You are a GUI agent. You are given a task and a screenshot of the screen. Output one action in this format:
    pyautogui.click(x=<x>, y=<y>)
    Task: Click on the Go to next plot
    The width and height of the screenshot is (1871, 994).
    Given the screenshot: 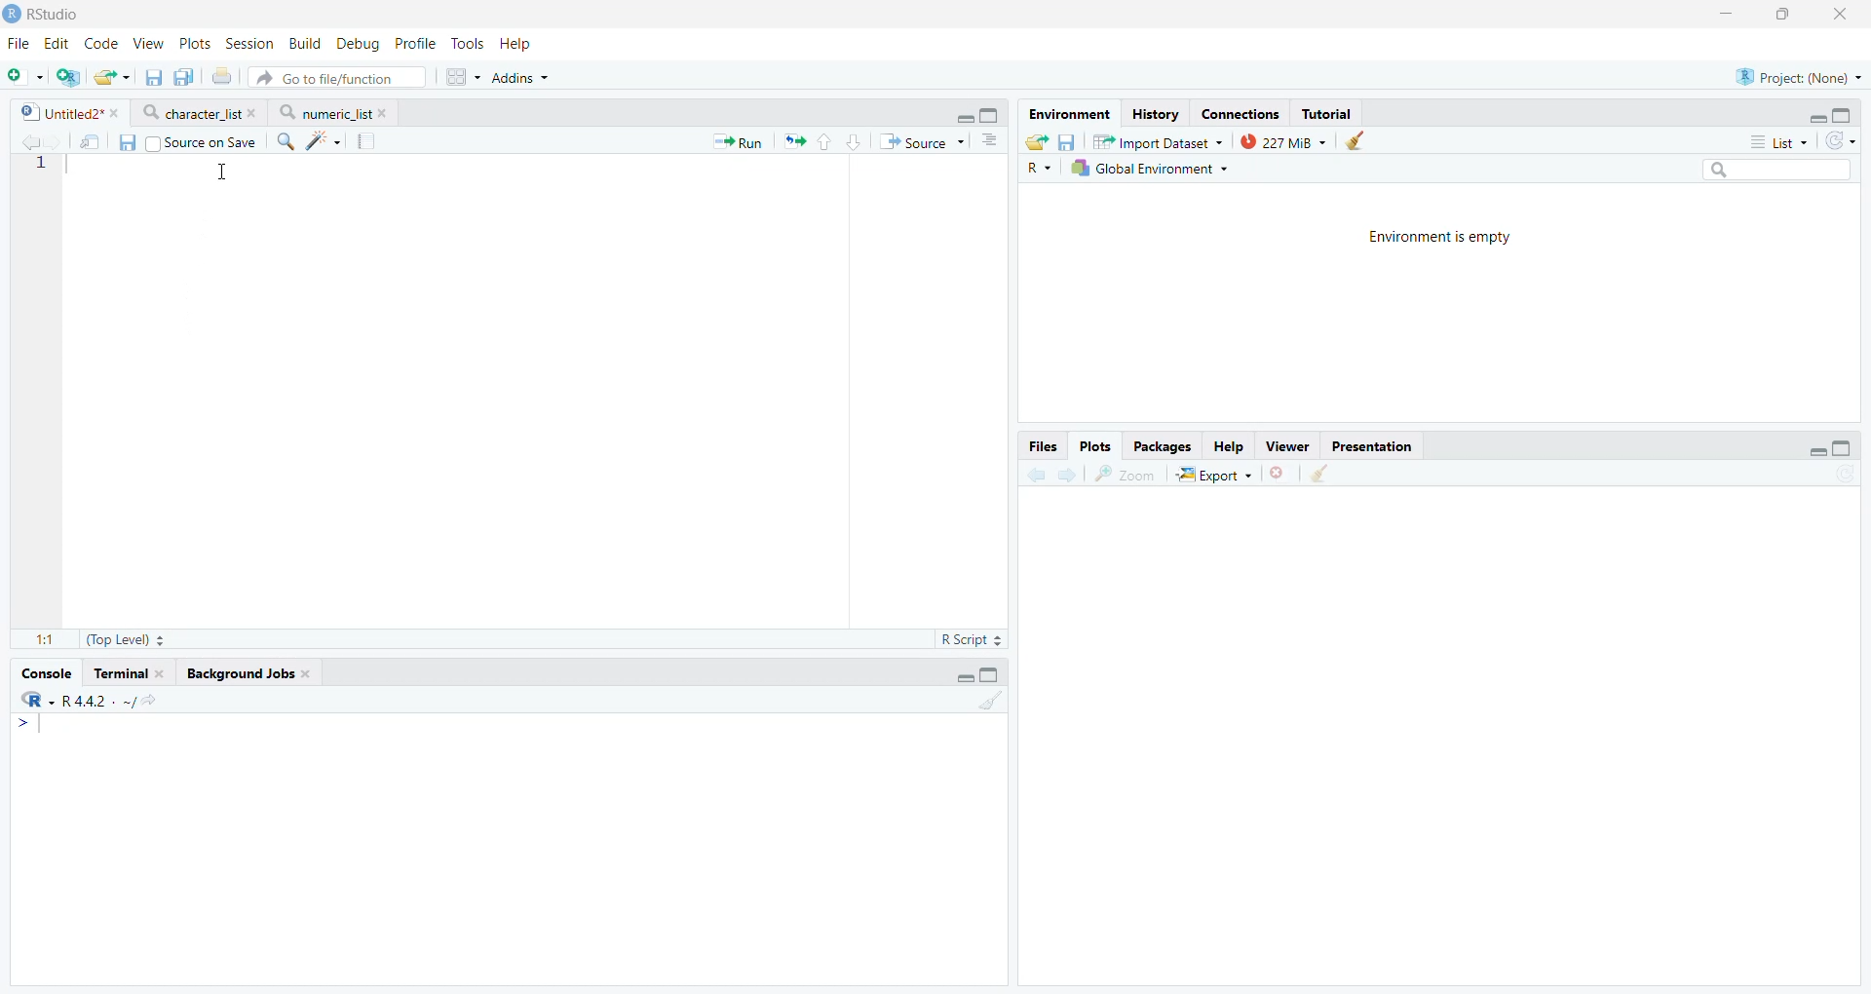 What is the action you would take?
    pyautogui.click(x=1067, y=474)
    